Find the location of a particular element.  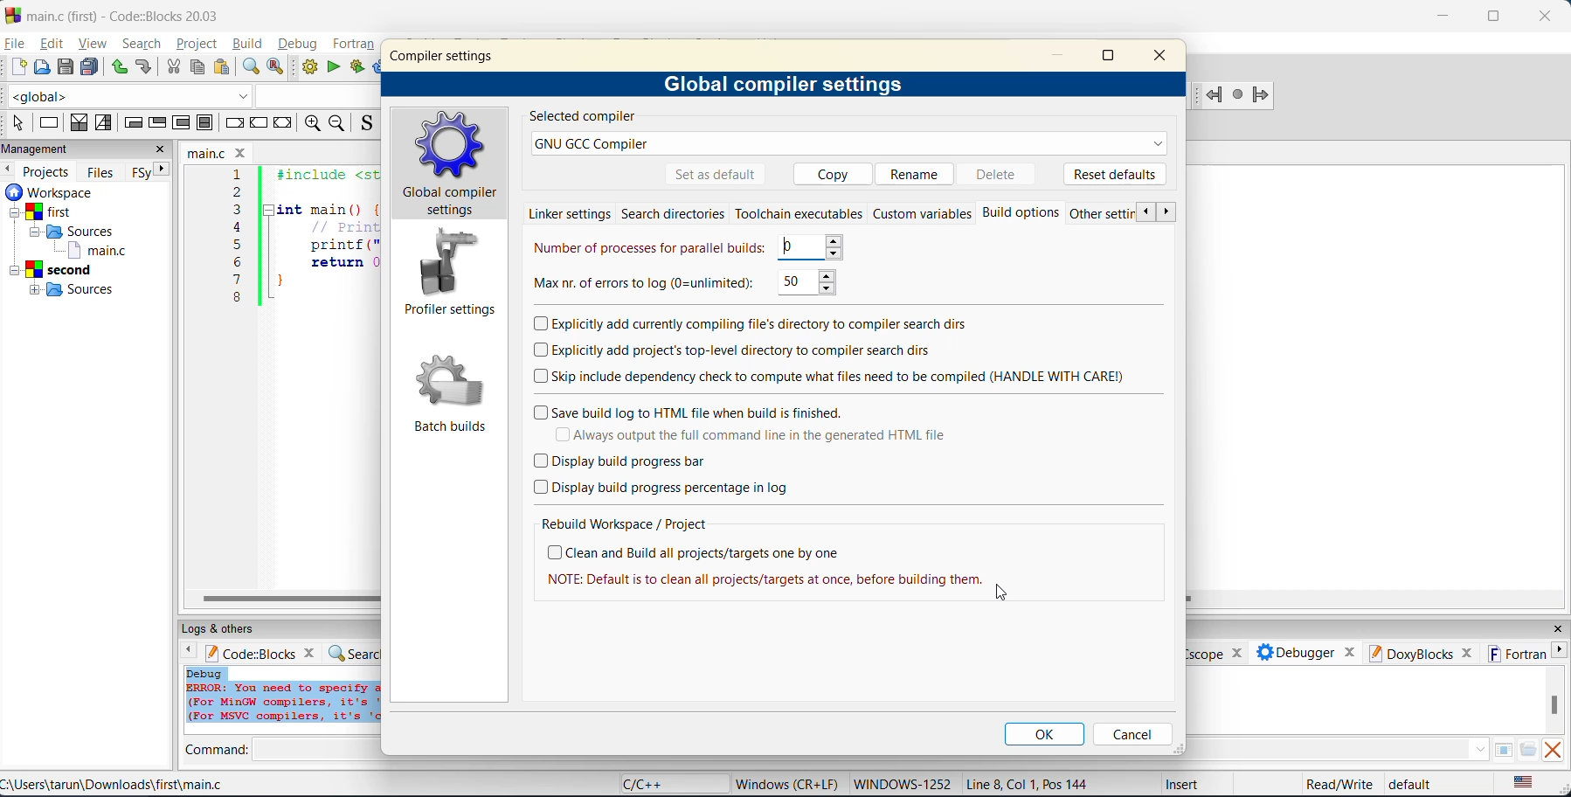

Read/Write is located at coordinates (1338, 783).